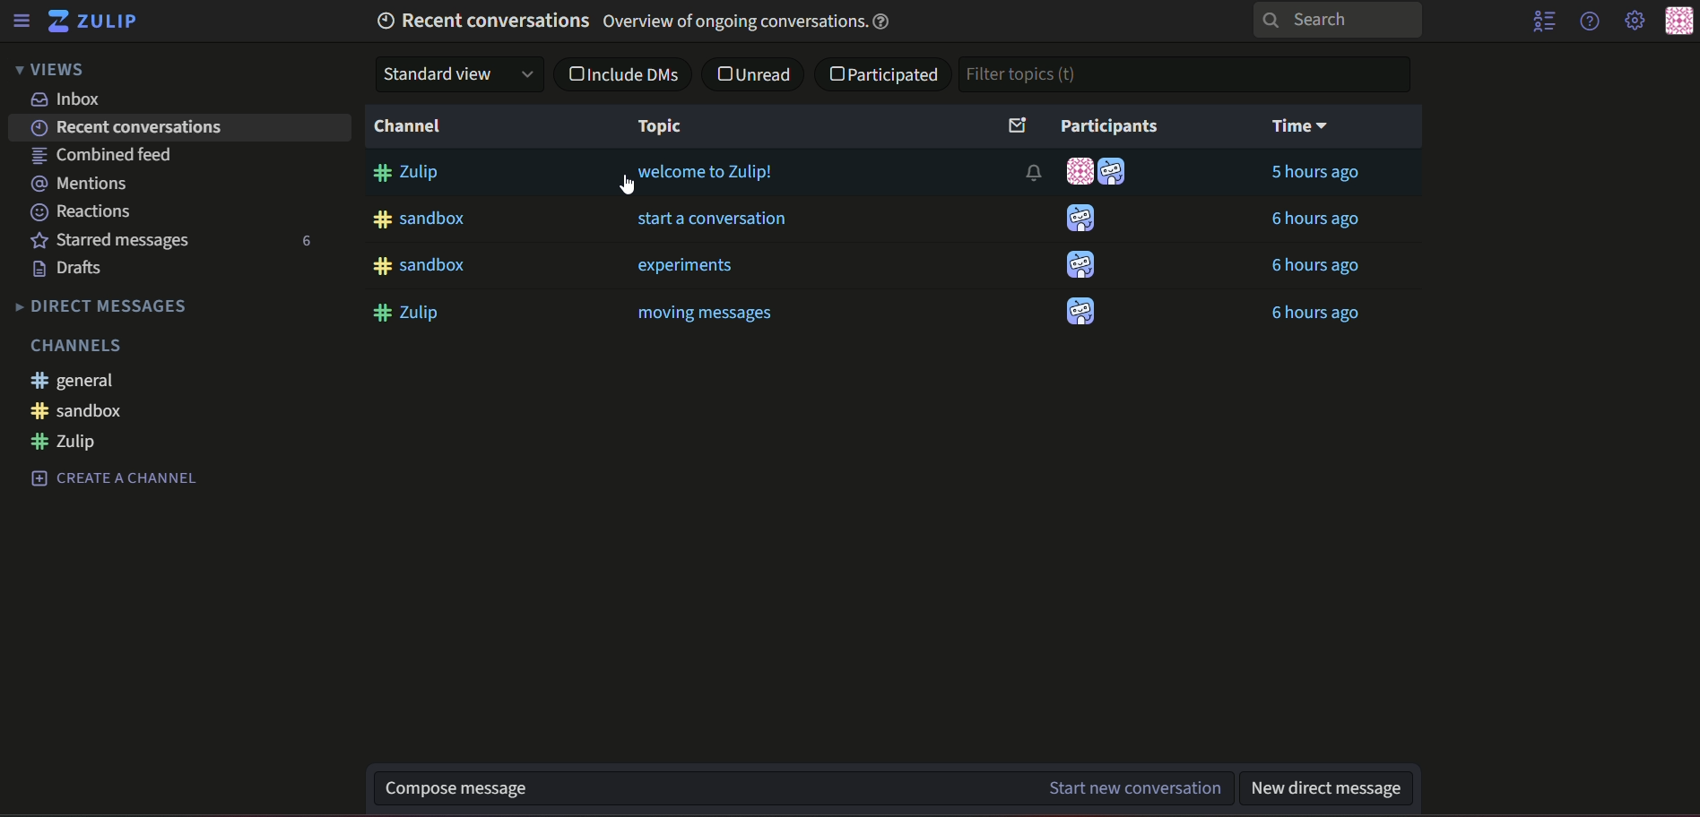 The image size is (1700, 817). I want to click on Moving messages, so click(705, 313).